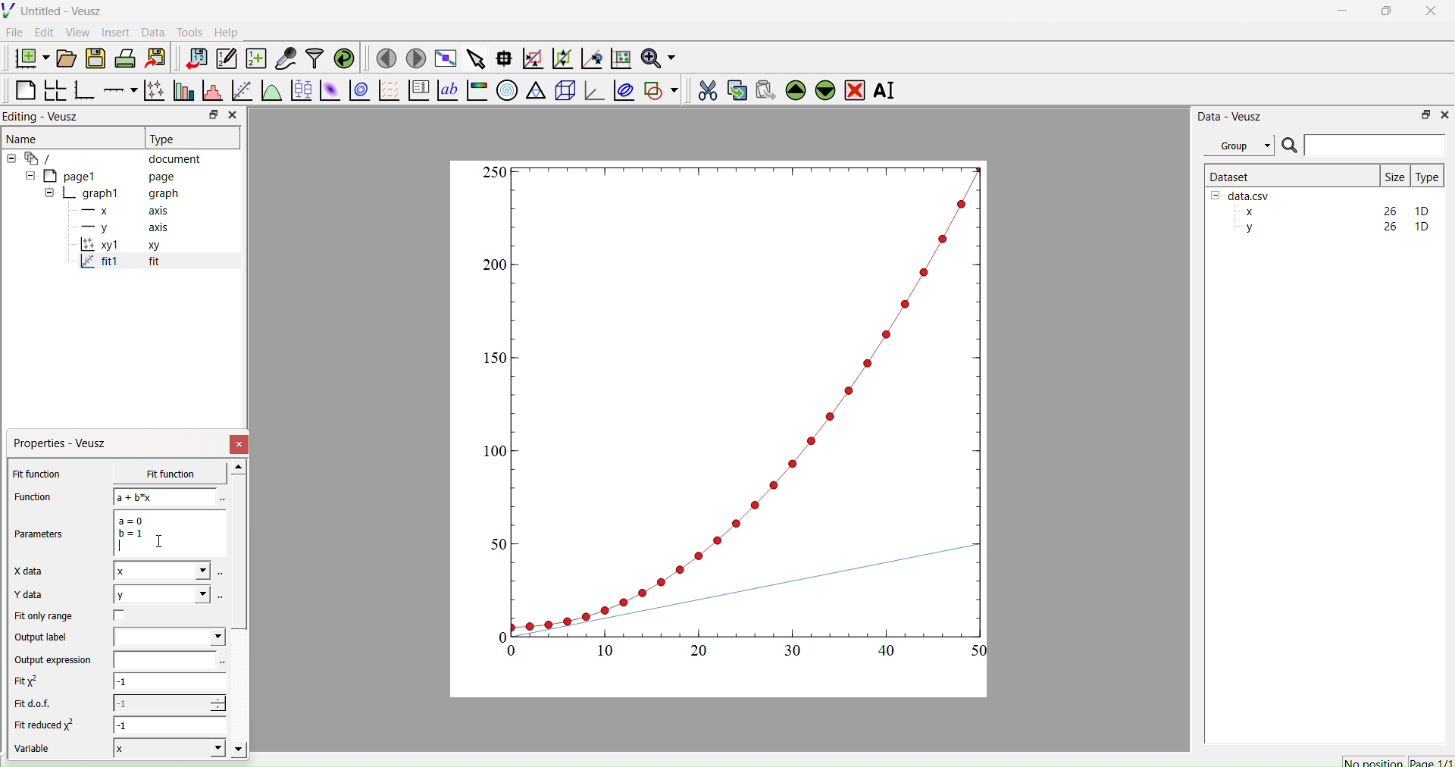 Image resolution: width=1455 pixels, height=767 pixels. I want to click on Help, so click(224, 32).